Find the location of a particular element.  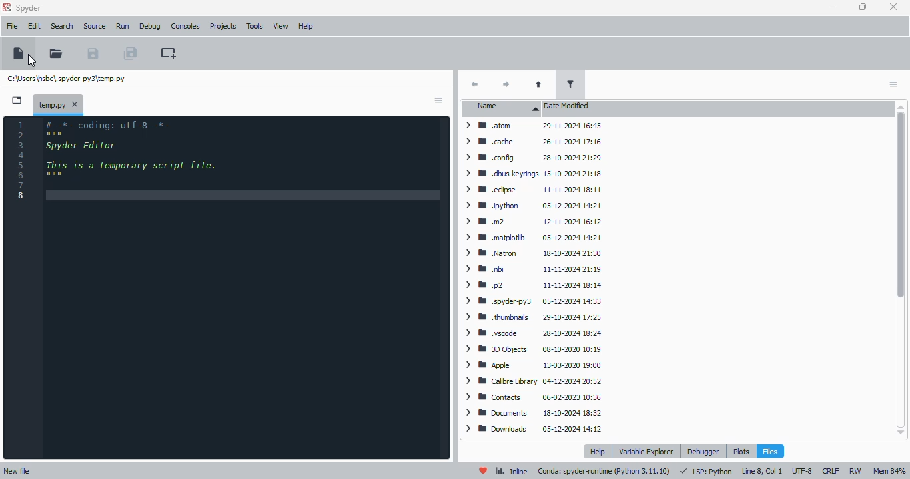

> WB 3DObjects 08-10-2020 10:19 is located at coordinates (531, 349).